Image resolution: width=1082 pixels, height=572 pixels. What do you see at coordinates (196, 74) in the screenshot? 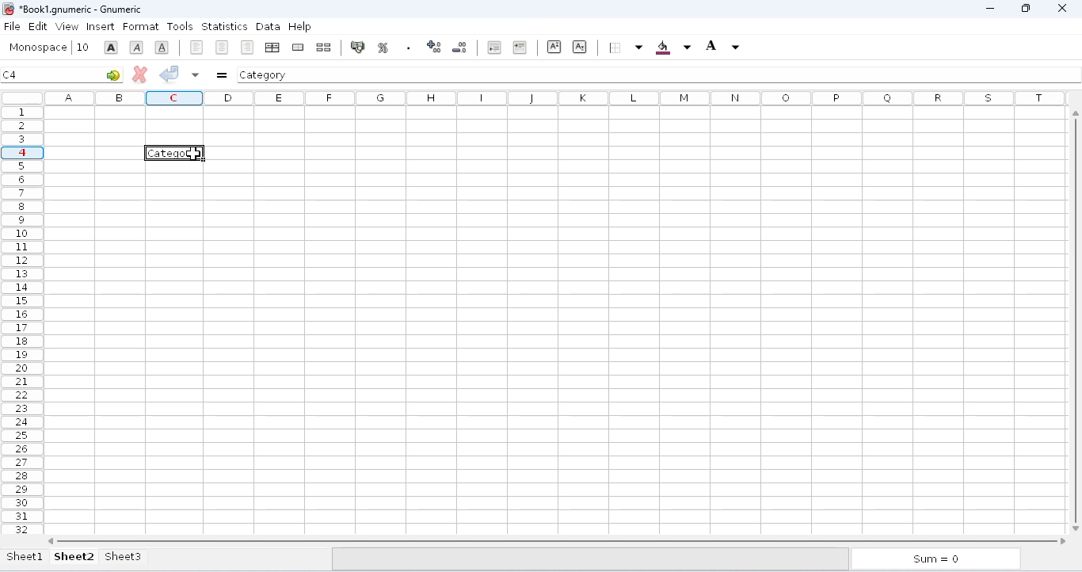
I see `accept changes to multiple cells` at bounding box center [196, 74].